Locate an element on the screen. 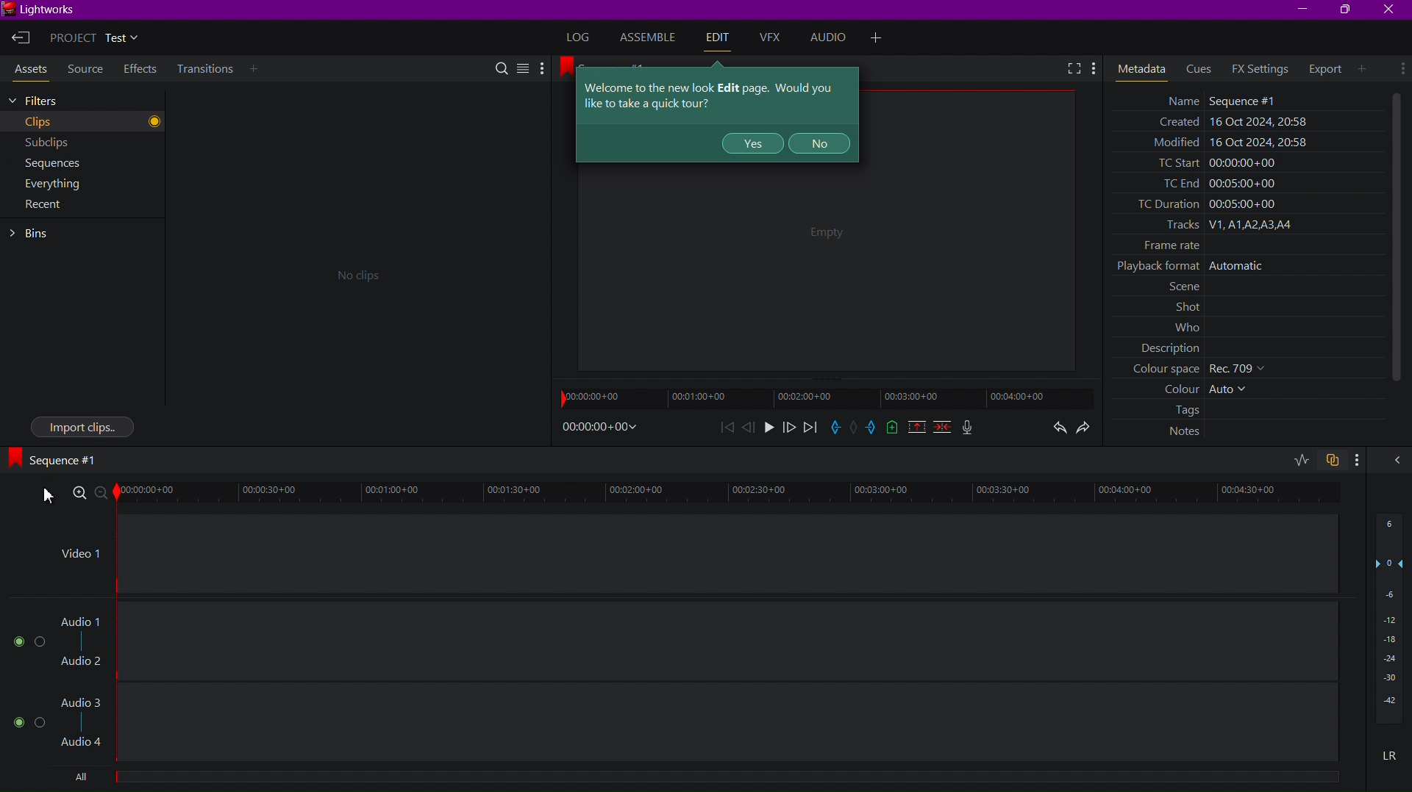 This screenshot has height=792, width=1412.  is located at coordinates (730, 773).